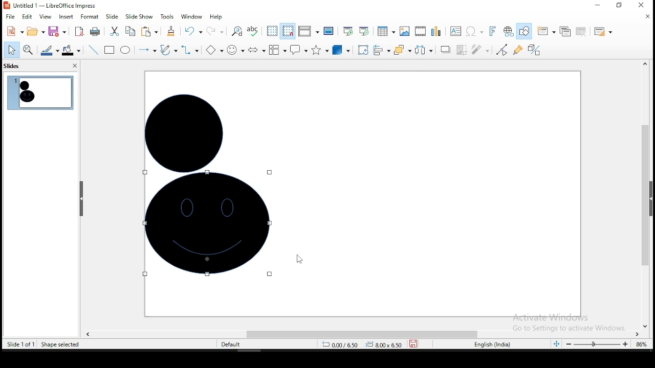  What do you see at coordinates (12, 67) in the screenshot?
I see `slides` at bounding box center [12, 67].